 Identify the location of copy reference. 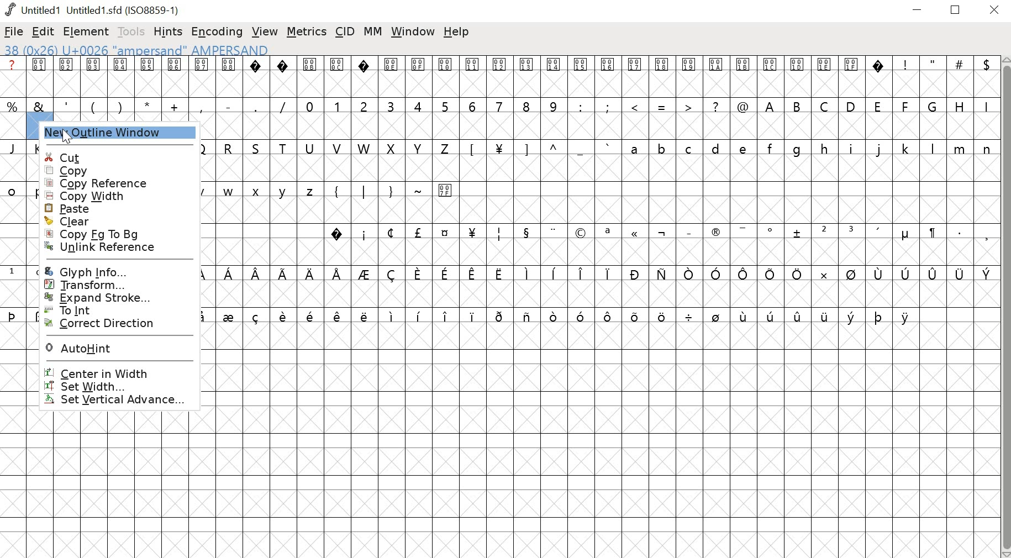
(114, 183).